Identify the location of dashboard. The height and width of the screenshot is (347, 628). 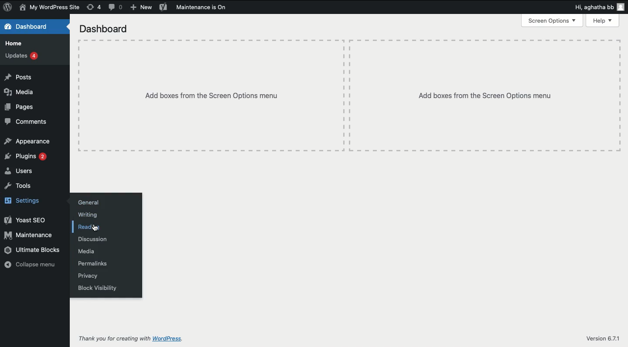
(105, 29).